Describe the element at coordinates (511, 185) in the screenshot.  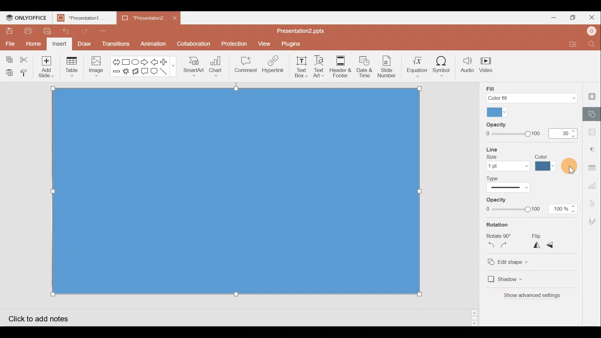
I see `Line type` at that location.